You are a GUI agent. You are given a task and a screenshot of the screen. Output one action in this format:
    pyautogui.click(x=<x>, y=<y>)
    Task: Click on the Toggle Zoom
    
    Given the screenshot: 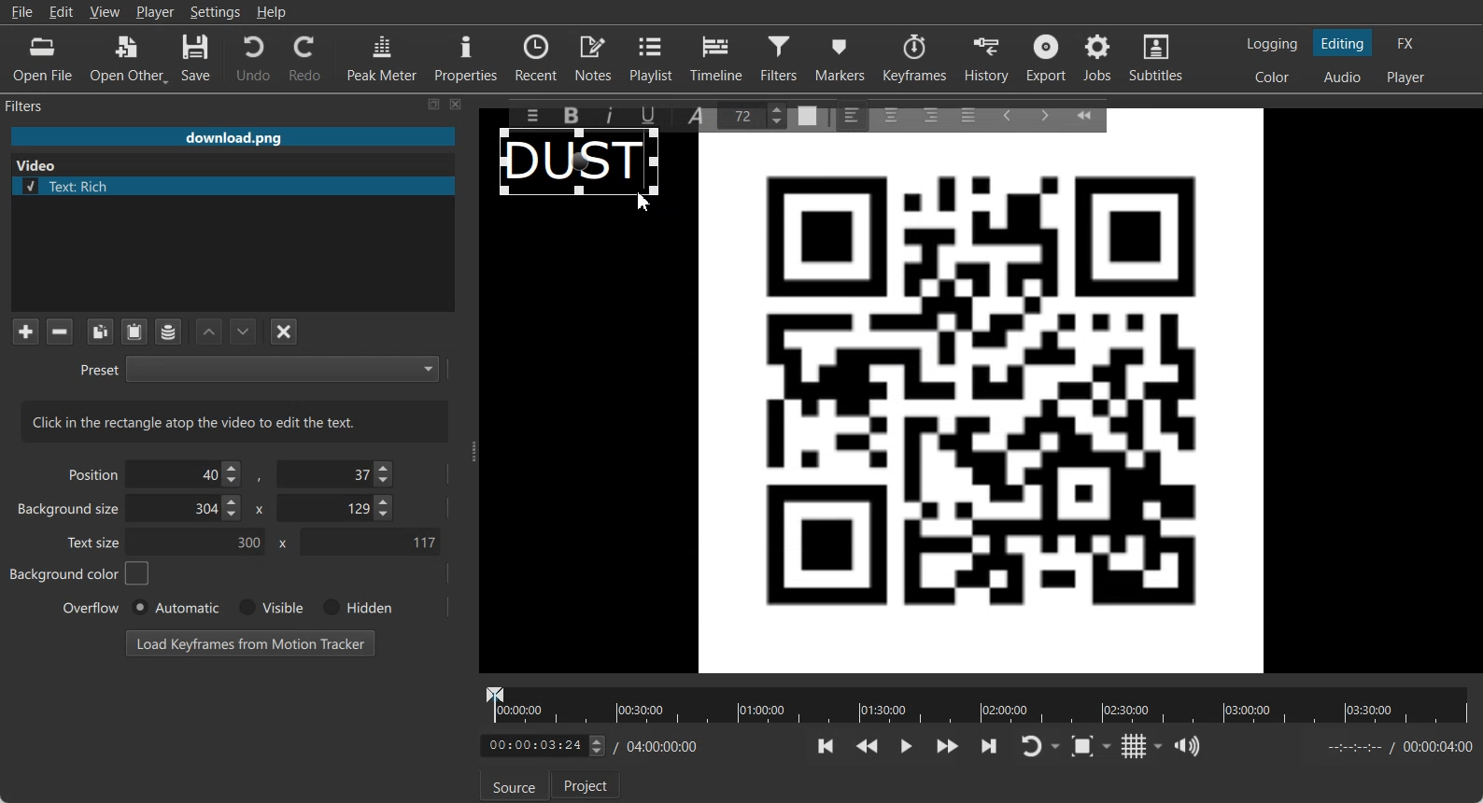 What is the action you would take?
    pyautogui.click(x=1084, y=747)
    